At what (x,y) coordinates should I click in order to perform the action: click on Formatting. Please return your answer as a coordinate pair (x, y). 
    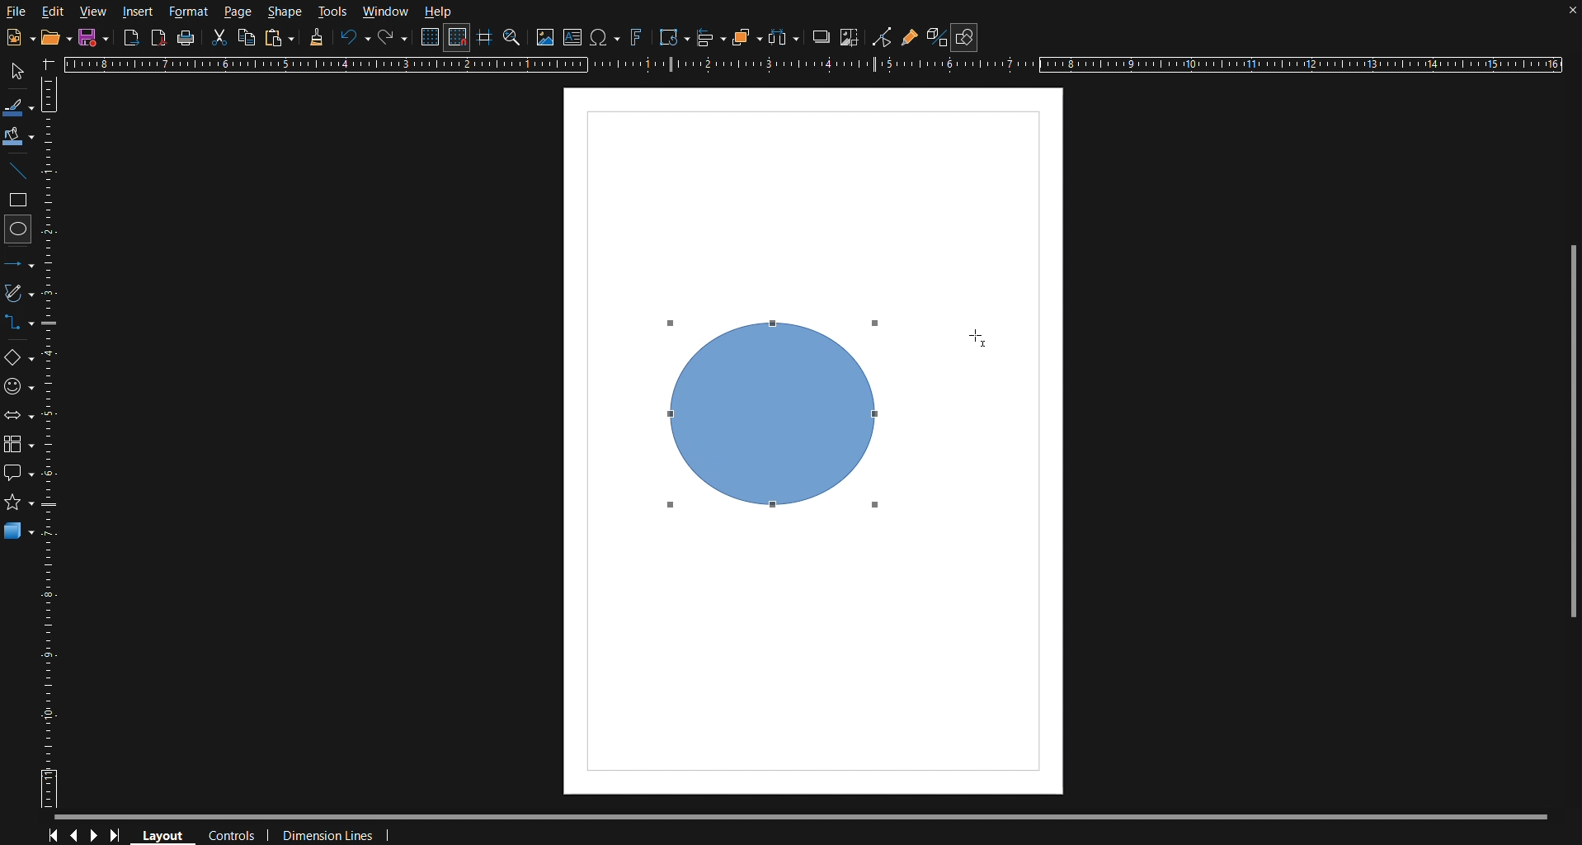
    Looking at the image, I should click on (317, 40).